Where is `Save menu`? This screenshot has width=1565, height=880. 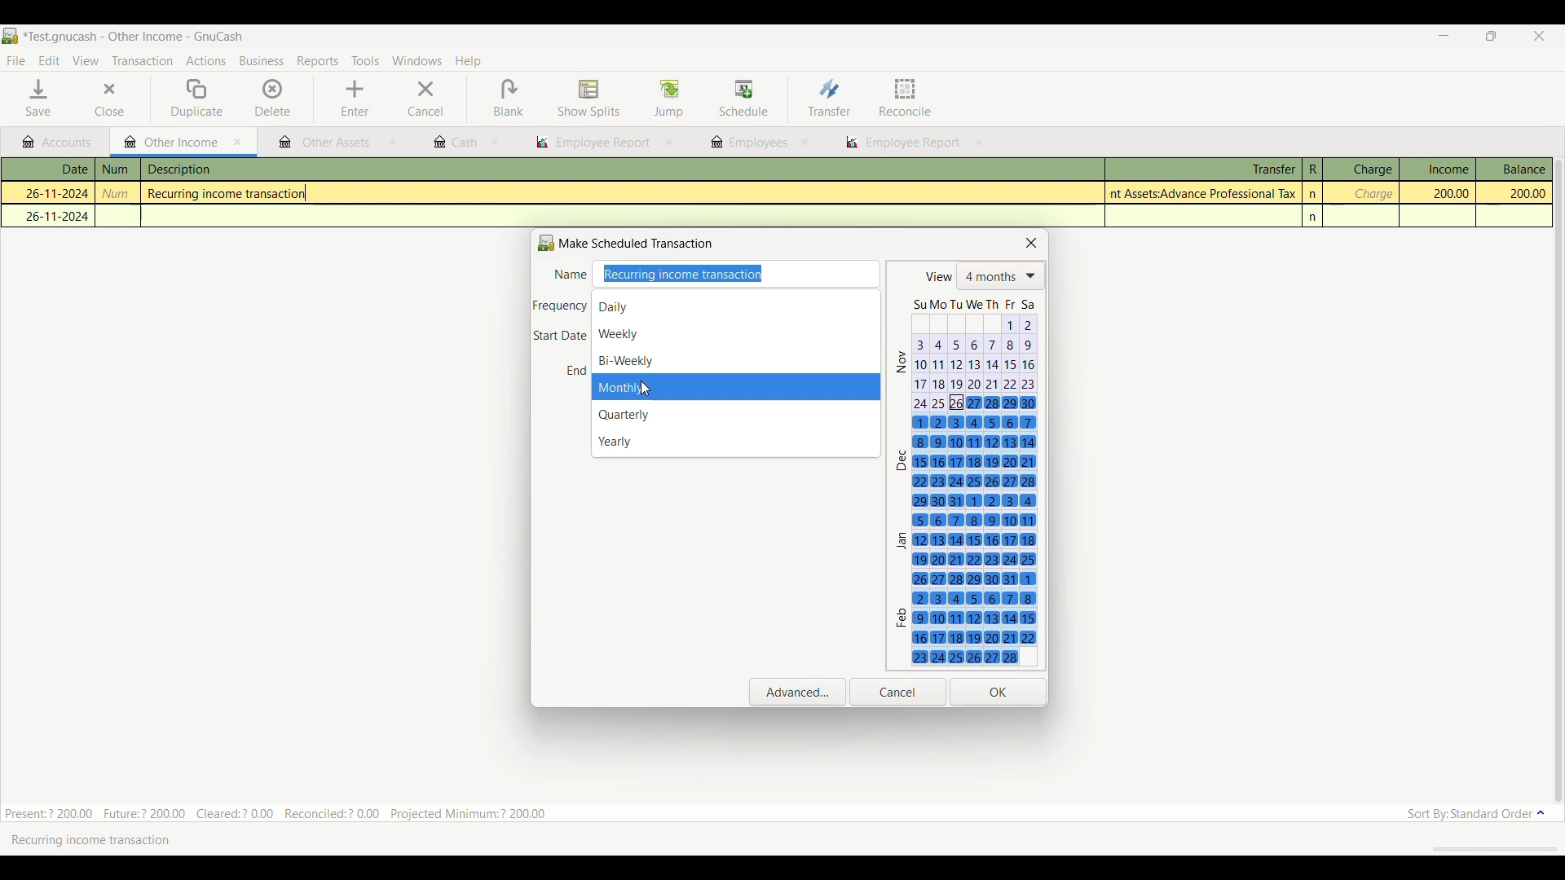 Save menu is located at coordinates (40, 98).